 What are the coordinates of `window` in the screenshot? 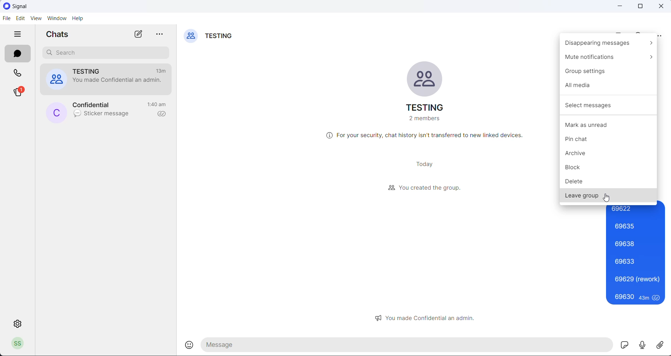 It's located at (56, 19).